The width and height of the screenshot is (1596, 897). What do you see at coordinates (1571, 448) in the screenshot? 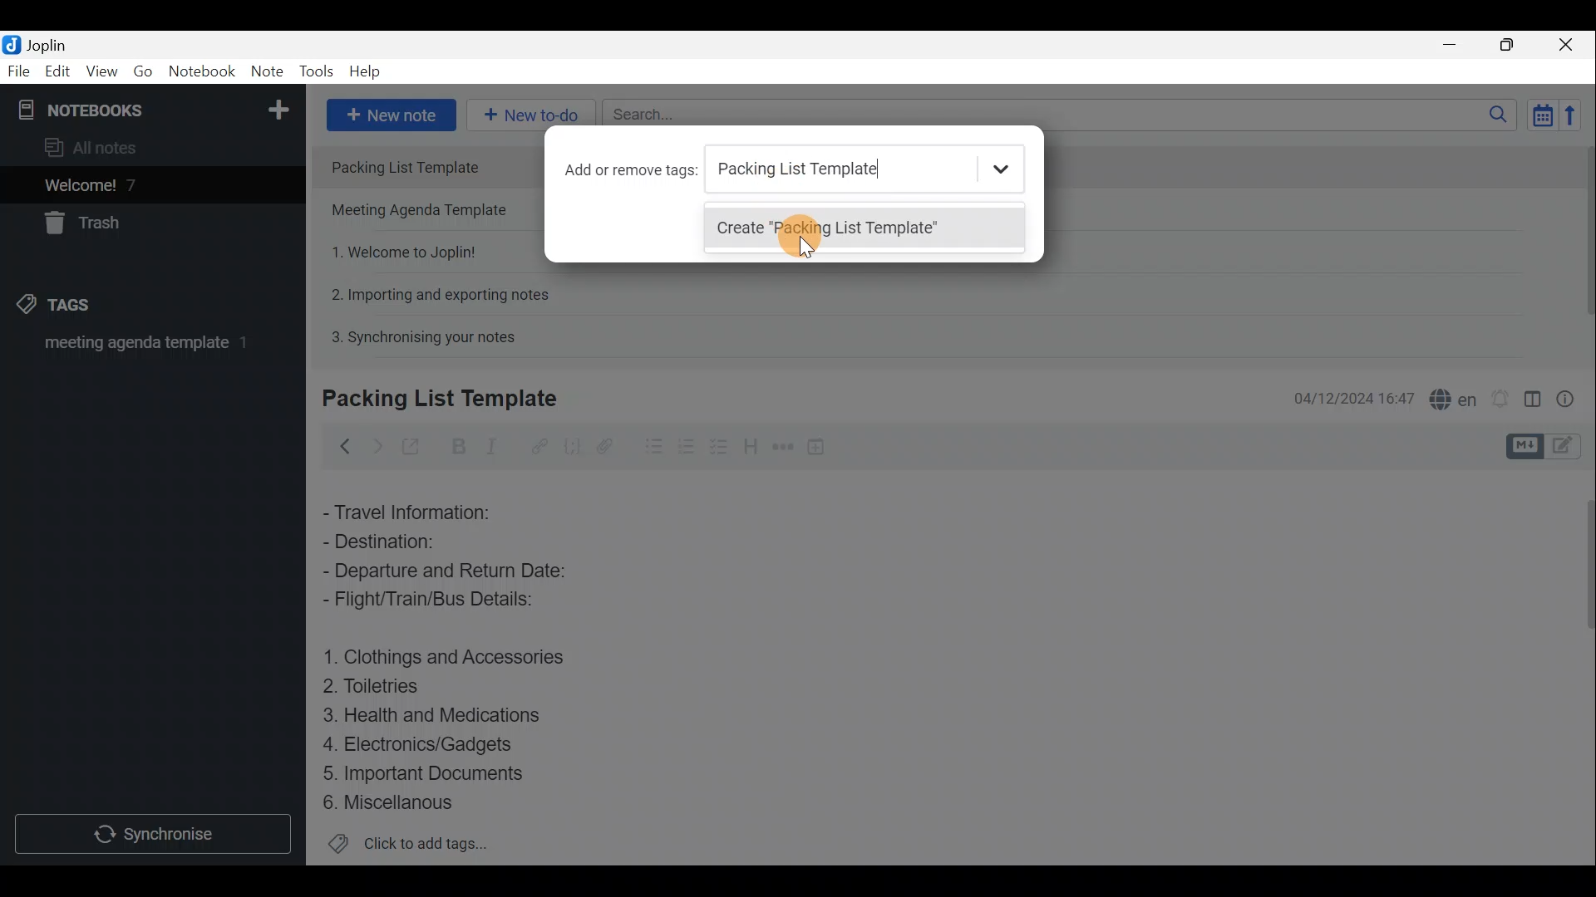
I see `Toggle editors` at bounding box center [1571, 448].